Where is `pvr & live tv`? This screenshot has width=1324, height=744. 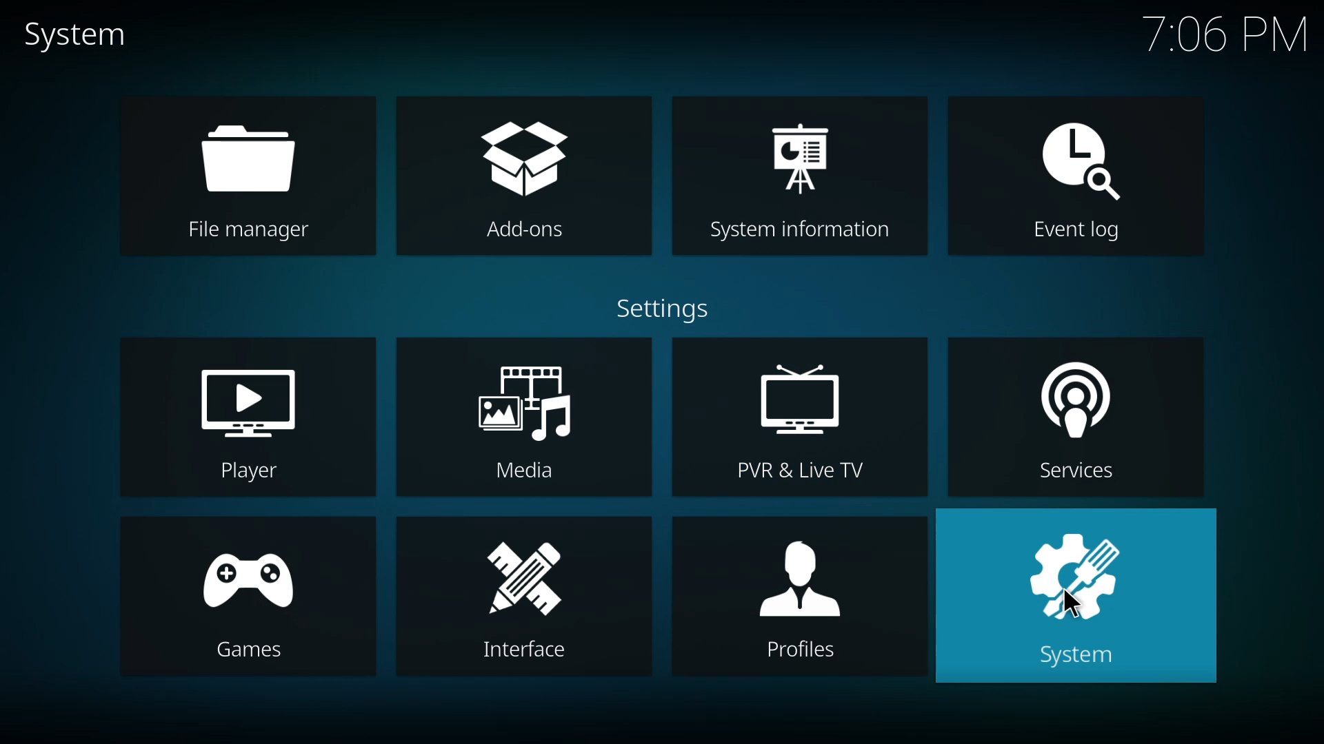
pvr & live tv is located at coordinates (803, 421).